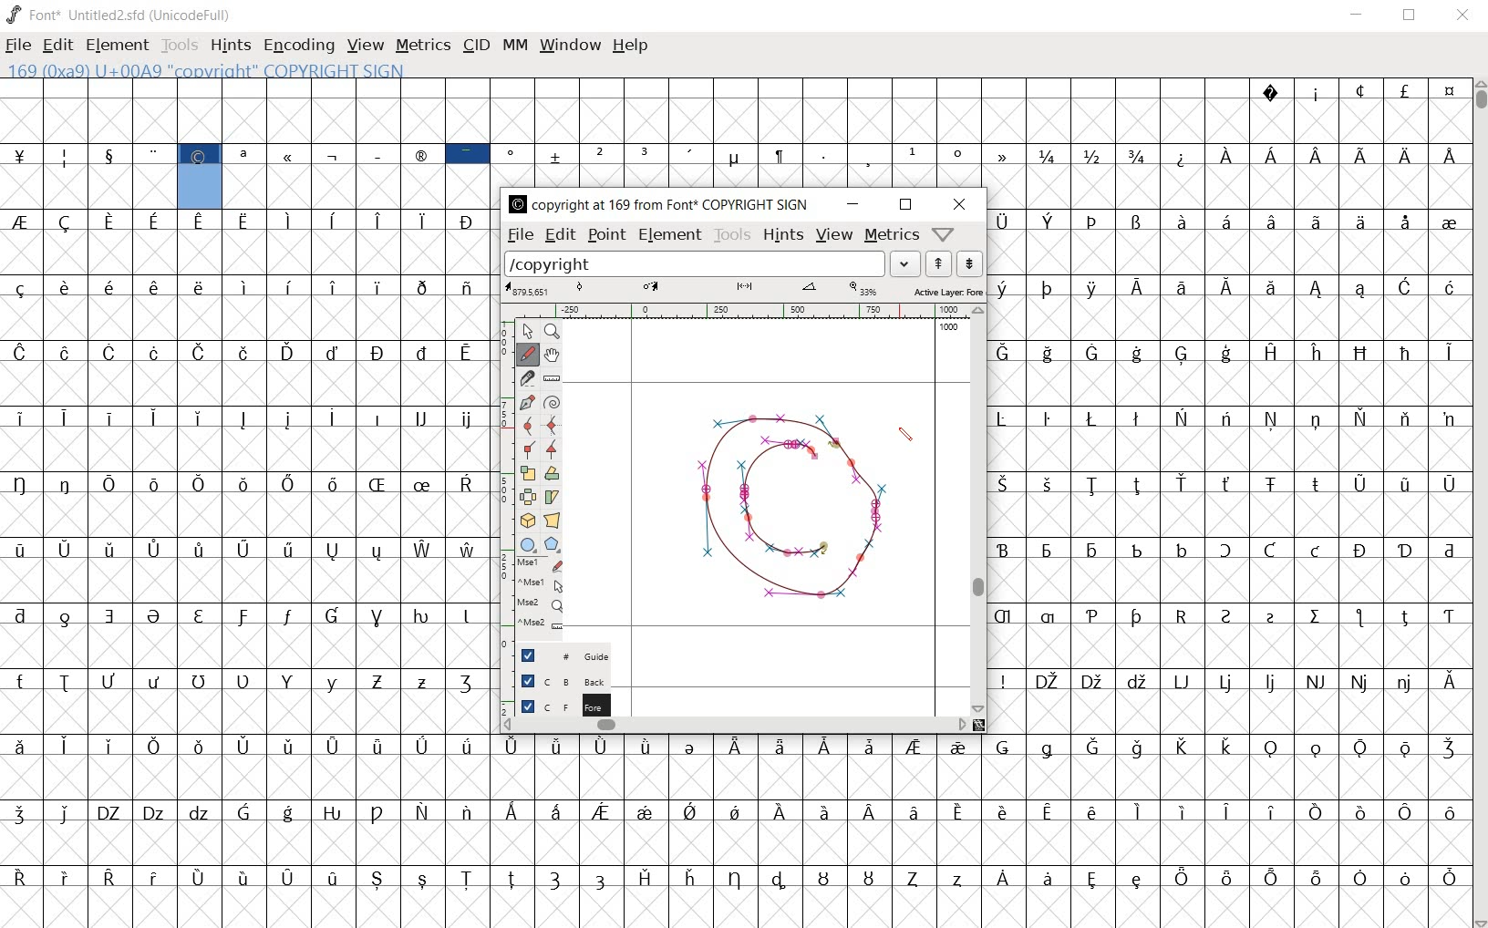 This screenshot has width=1488, height=928. Describe the element at coordinates (527, 401) in the screenshot. I see `add a point, then drag out its control points` at that location.